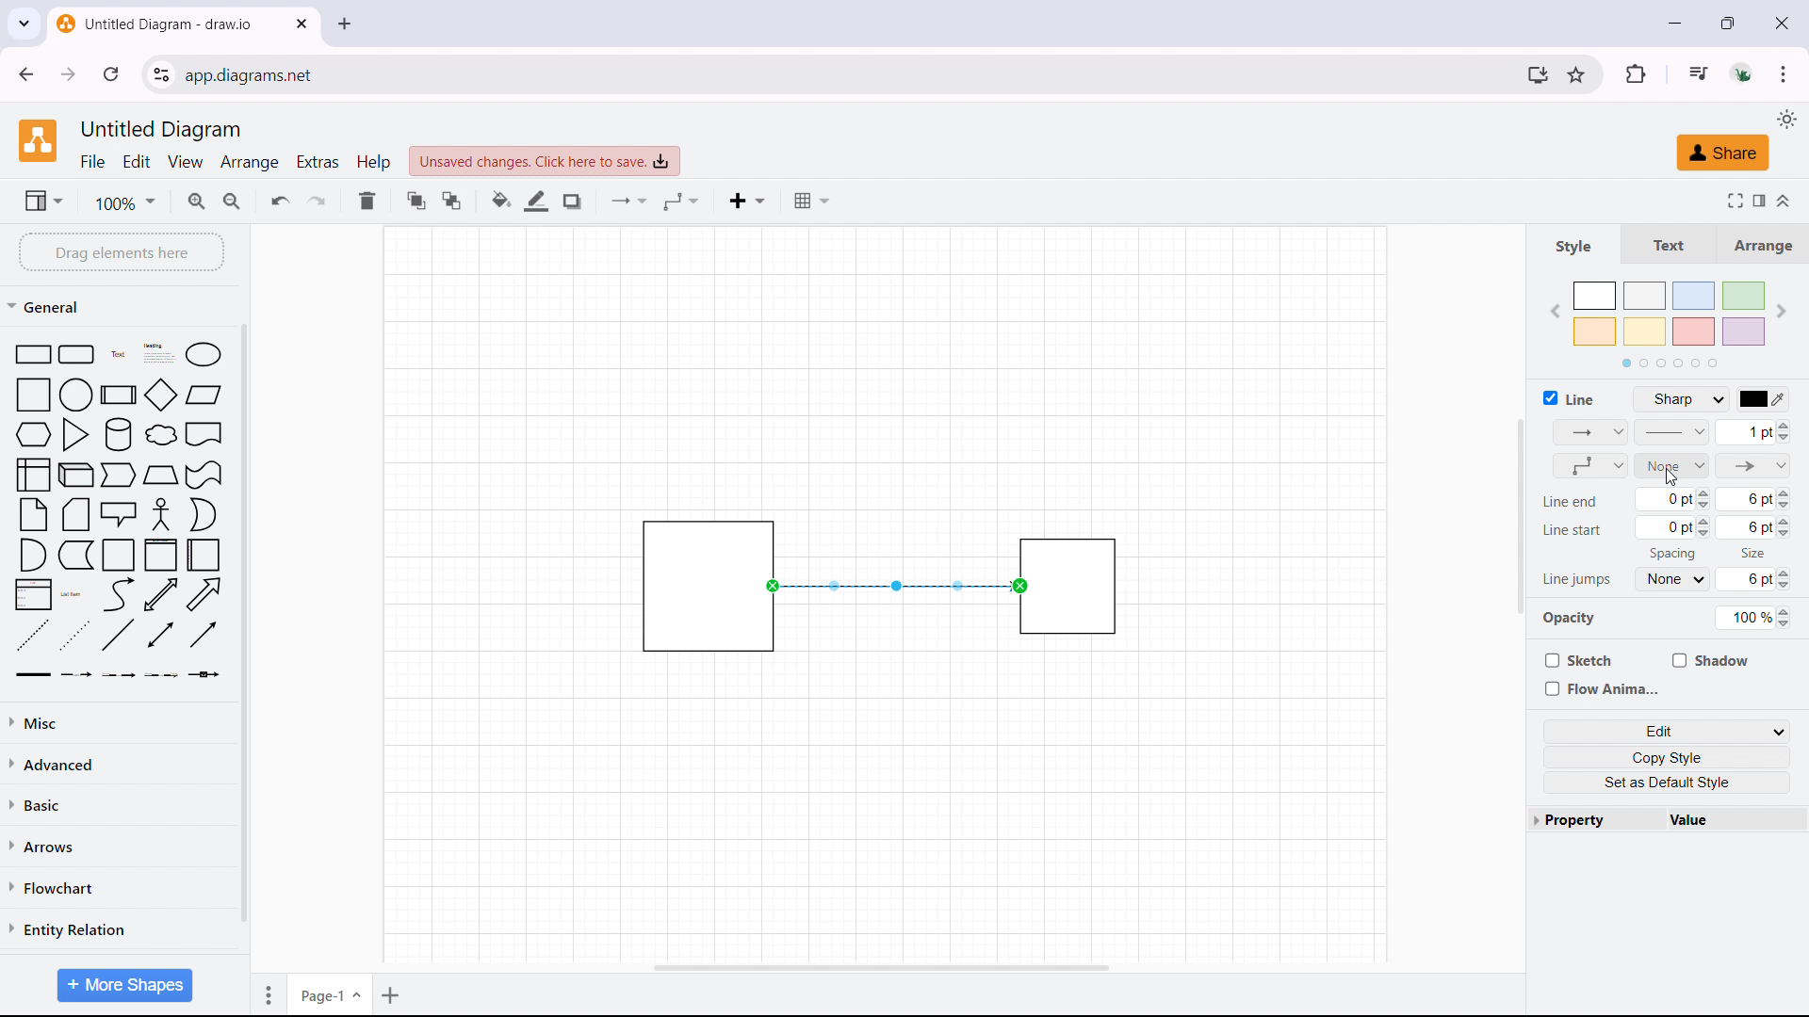  What do you see at coordinates (1574, 580) in the screenshot?
I see `Line jumps` at bounding box center [1574, 580].